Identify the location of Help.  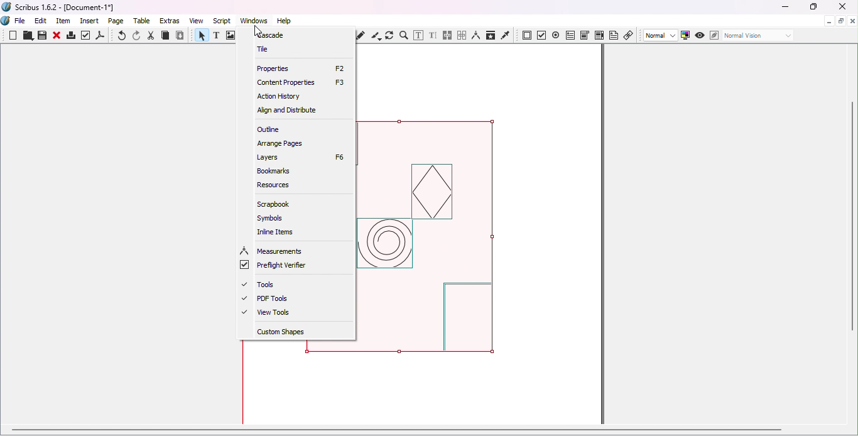
(284, 21).